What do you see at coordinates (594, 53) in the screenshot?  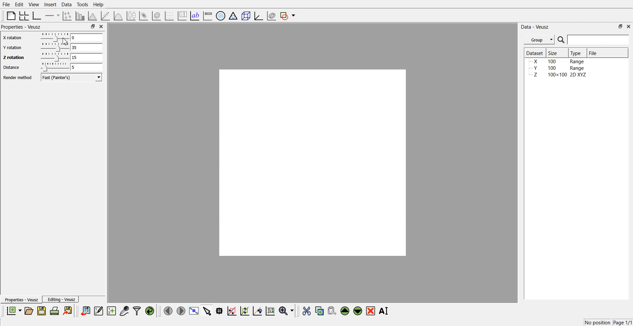 I see `File` at bounding box center [594, 53].